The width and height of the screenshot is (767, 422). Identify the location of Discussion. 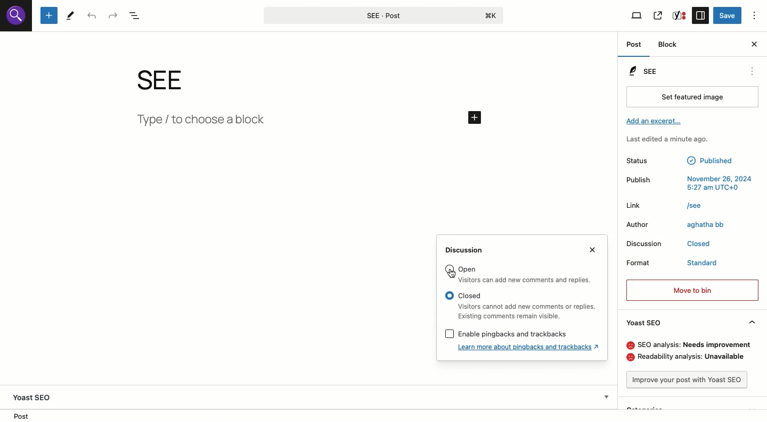
(469, 250).